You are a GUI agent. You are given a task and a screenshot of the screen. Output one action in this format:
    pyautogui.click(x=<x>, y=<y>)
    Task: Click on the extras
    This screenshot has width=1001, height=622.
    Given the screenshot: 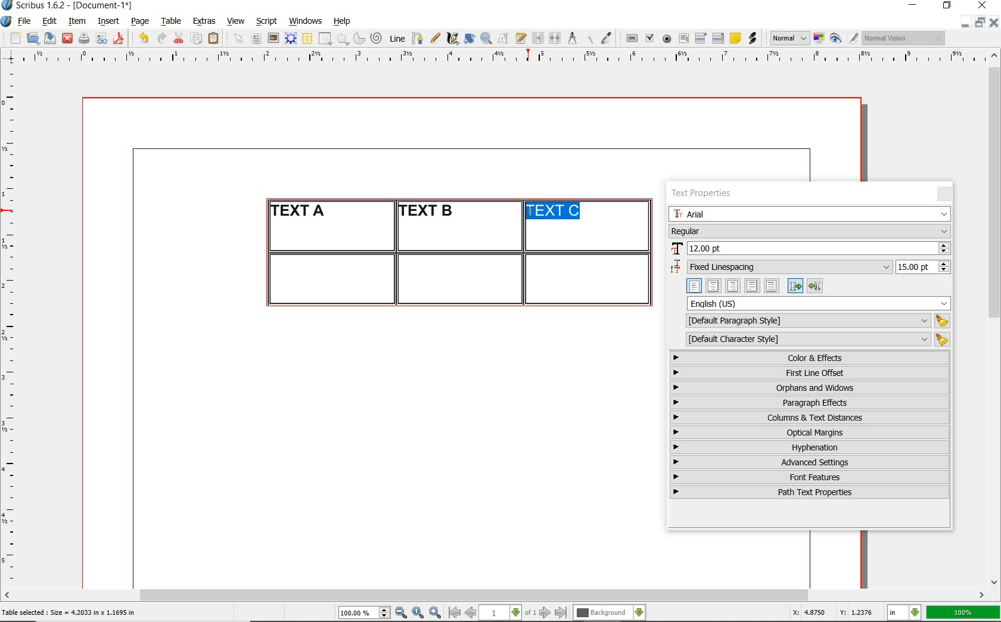 What is the action you would take?
    pyautogui.click(x=204, y=22)
    